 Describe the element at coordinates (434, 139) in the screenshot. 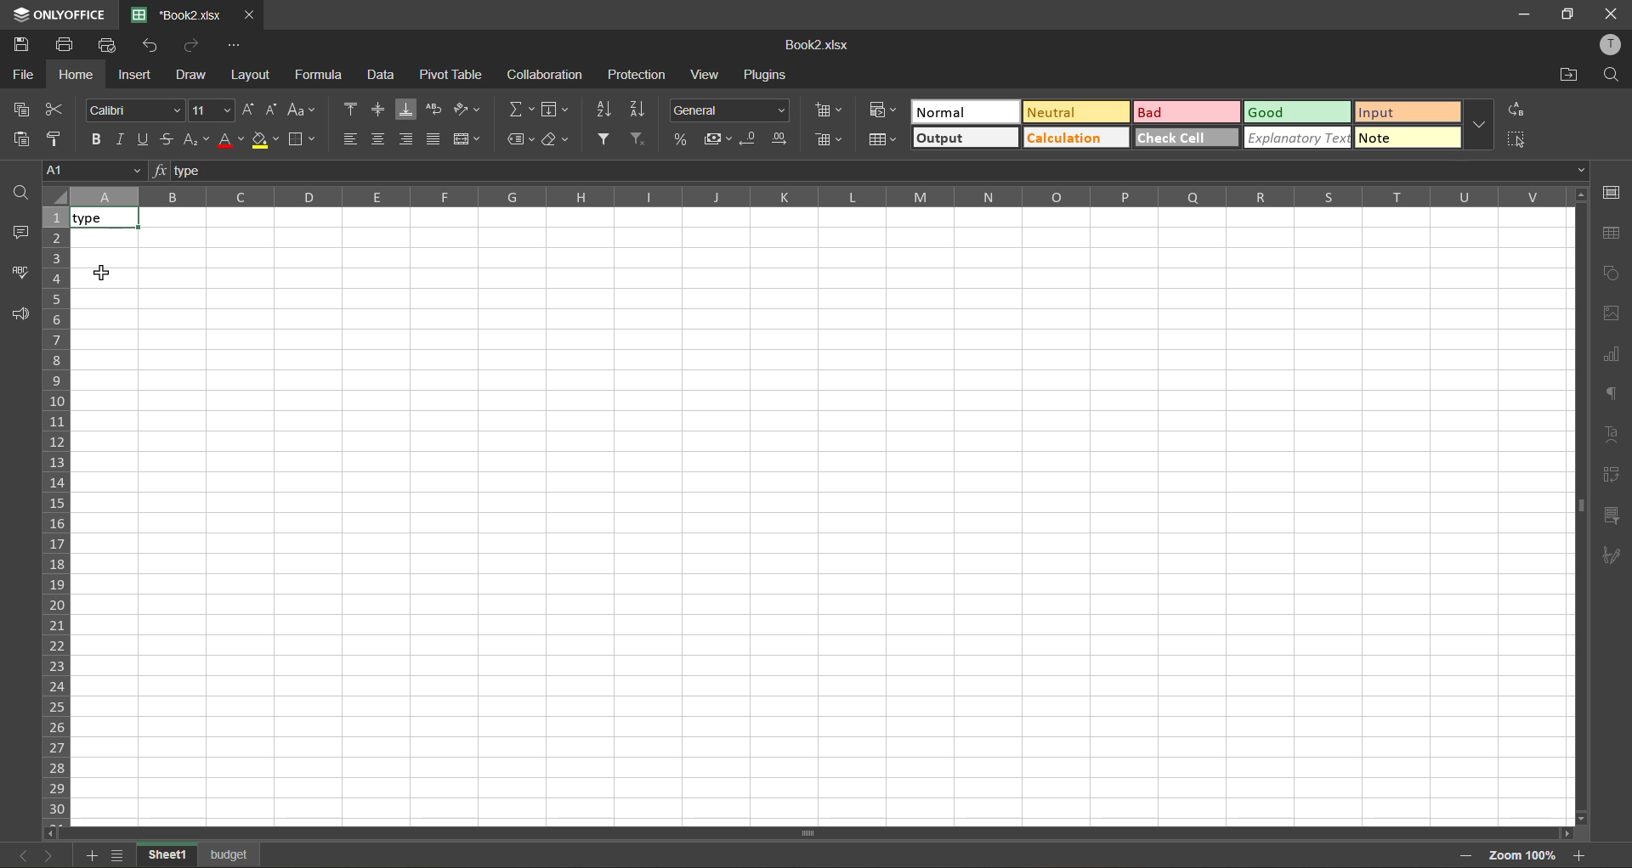

I see `justified` at that location.